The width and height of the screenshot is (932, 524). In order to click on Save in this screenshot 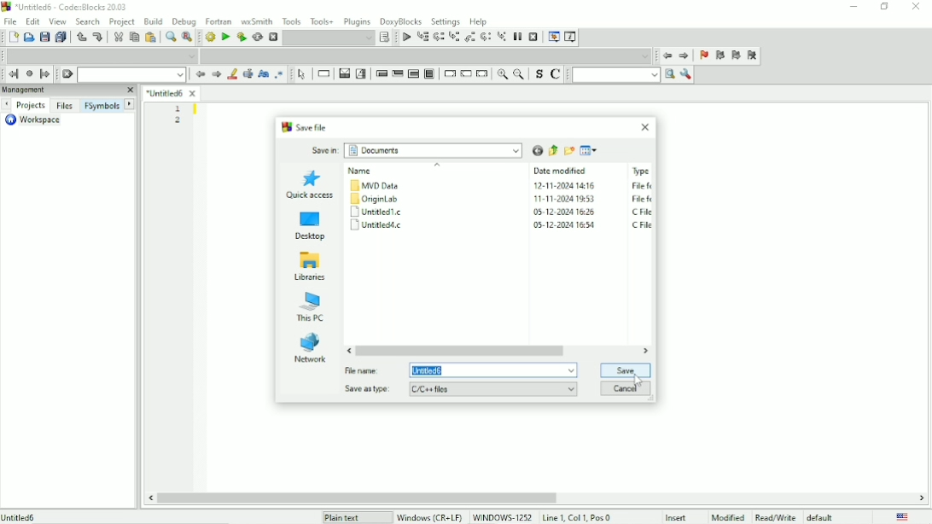, I will do `click(44, 37)`.